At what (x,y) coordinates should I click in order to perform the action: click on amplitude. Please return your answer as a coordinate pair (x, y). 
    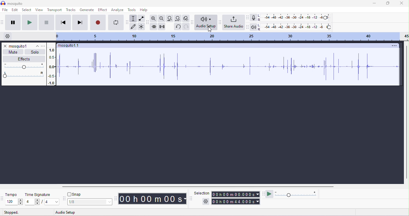
    Looking at the image, I should click on (52, 66).